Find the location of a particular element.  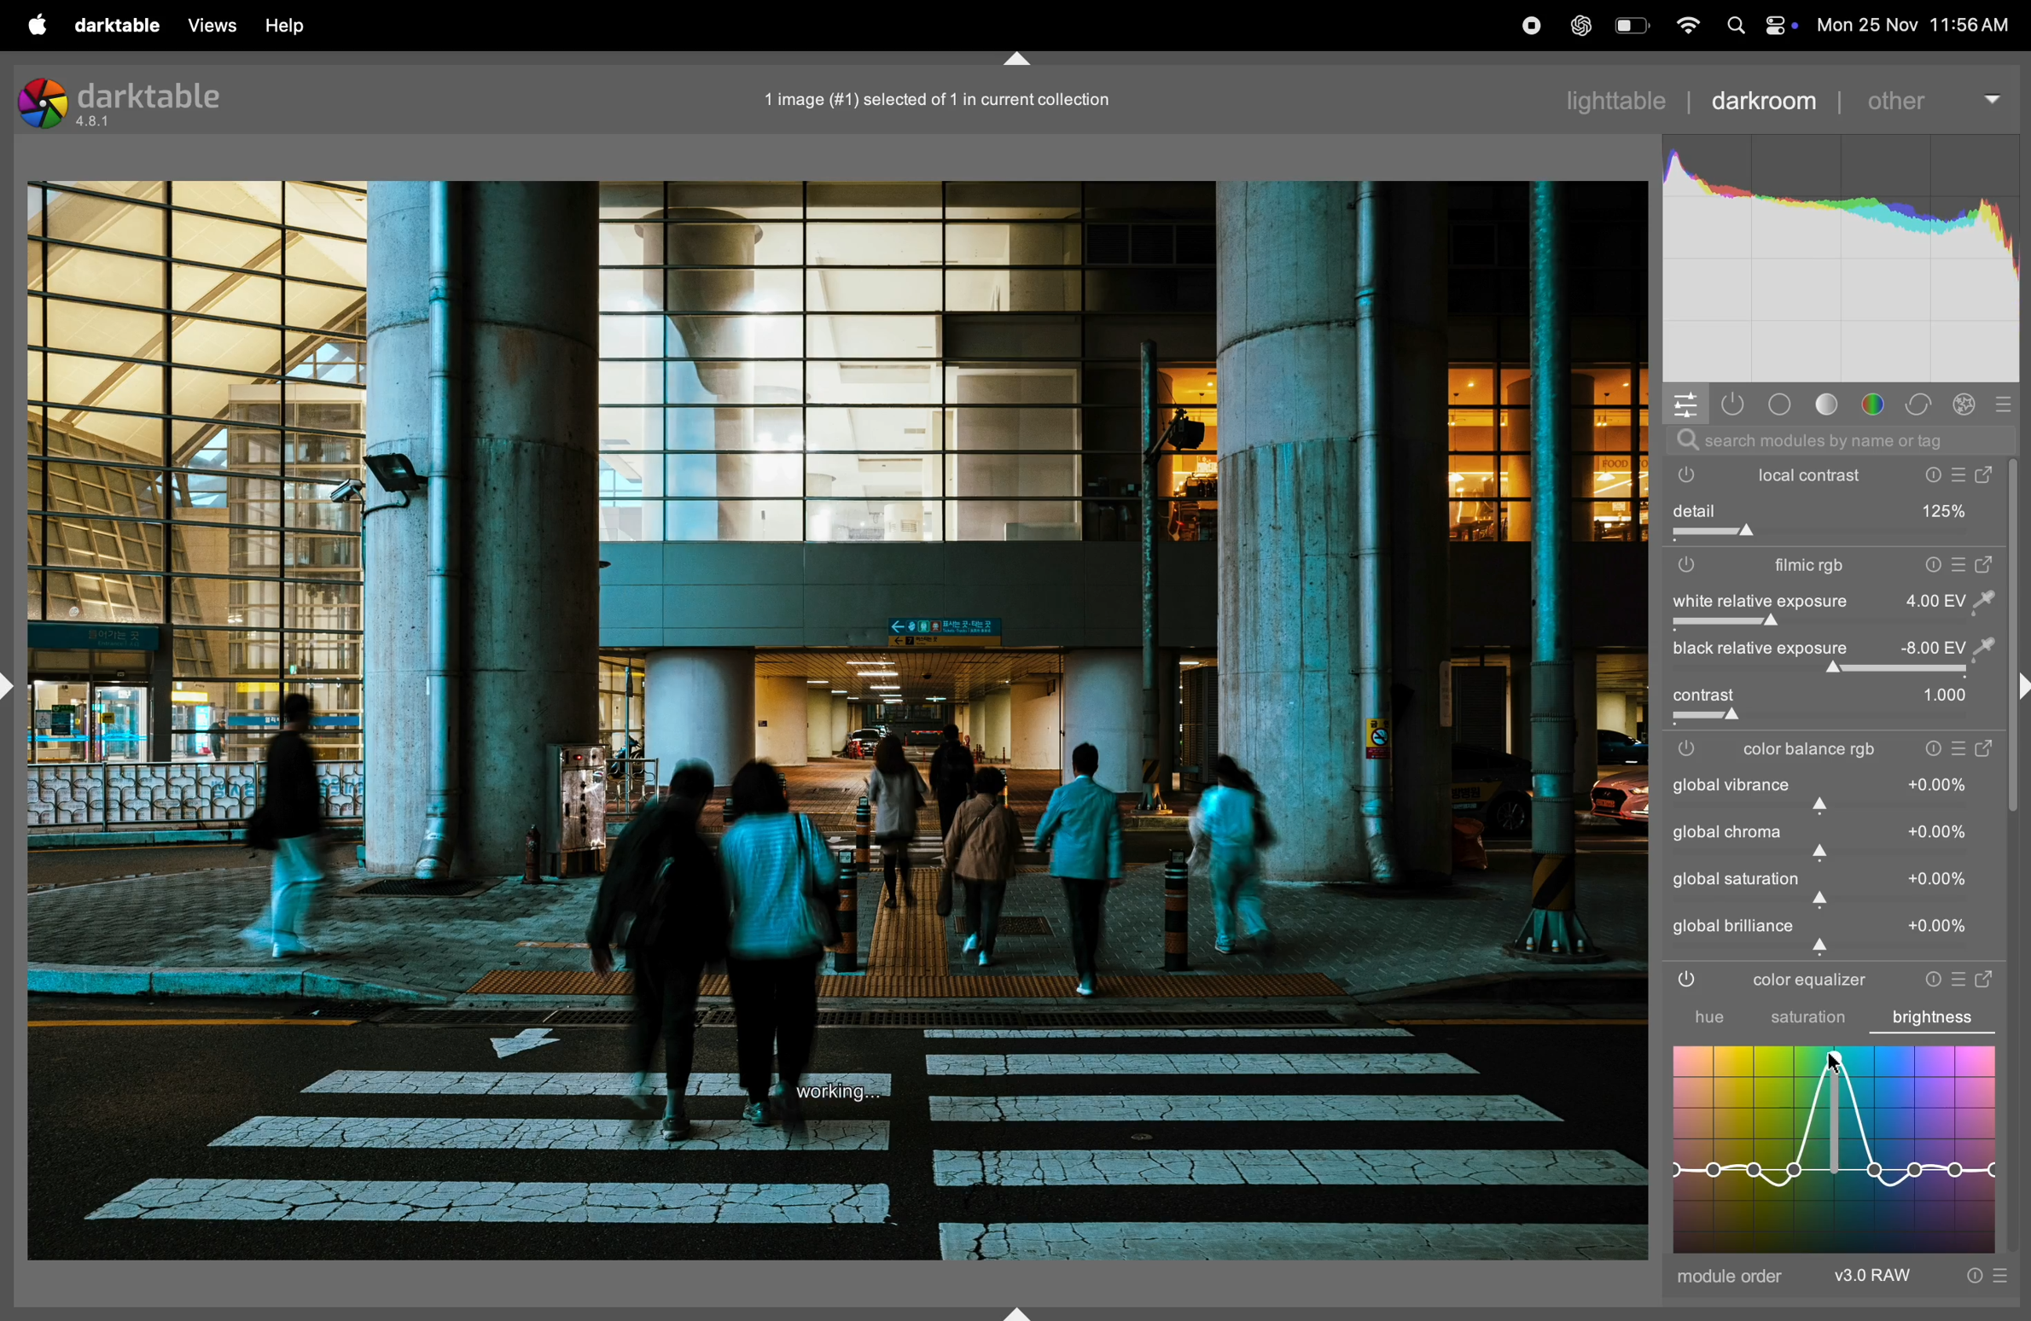

image title is located at coordinates (963, 99).